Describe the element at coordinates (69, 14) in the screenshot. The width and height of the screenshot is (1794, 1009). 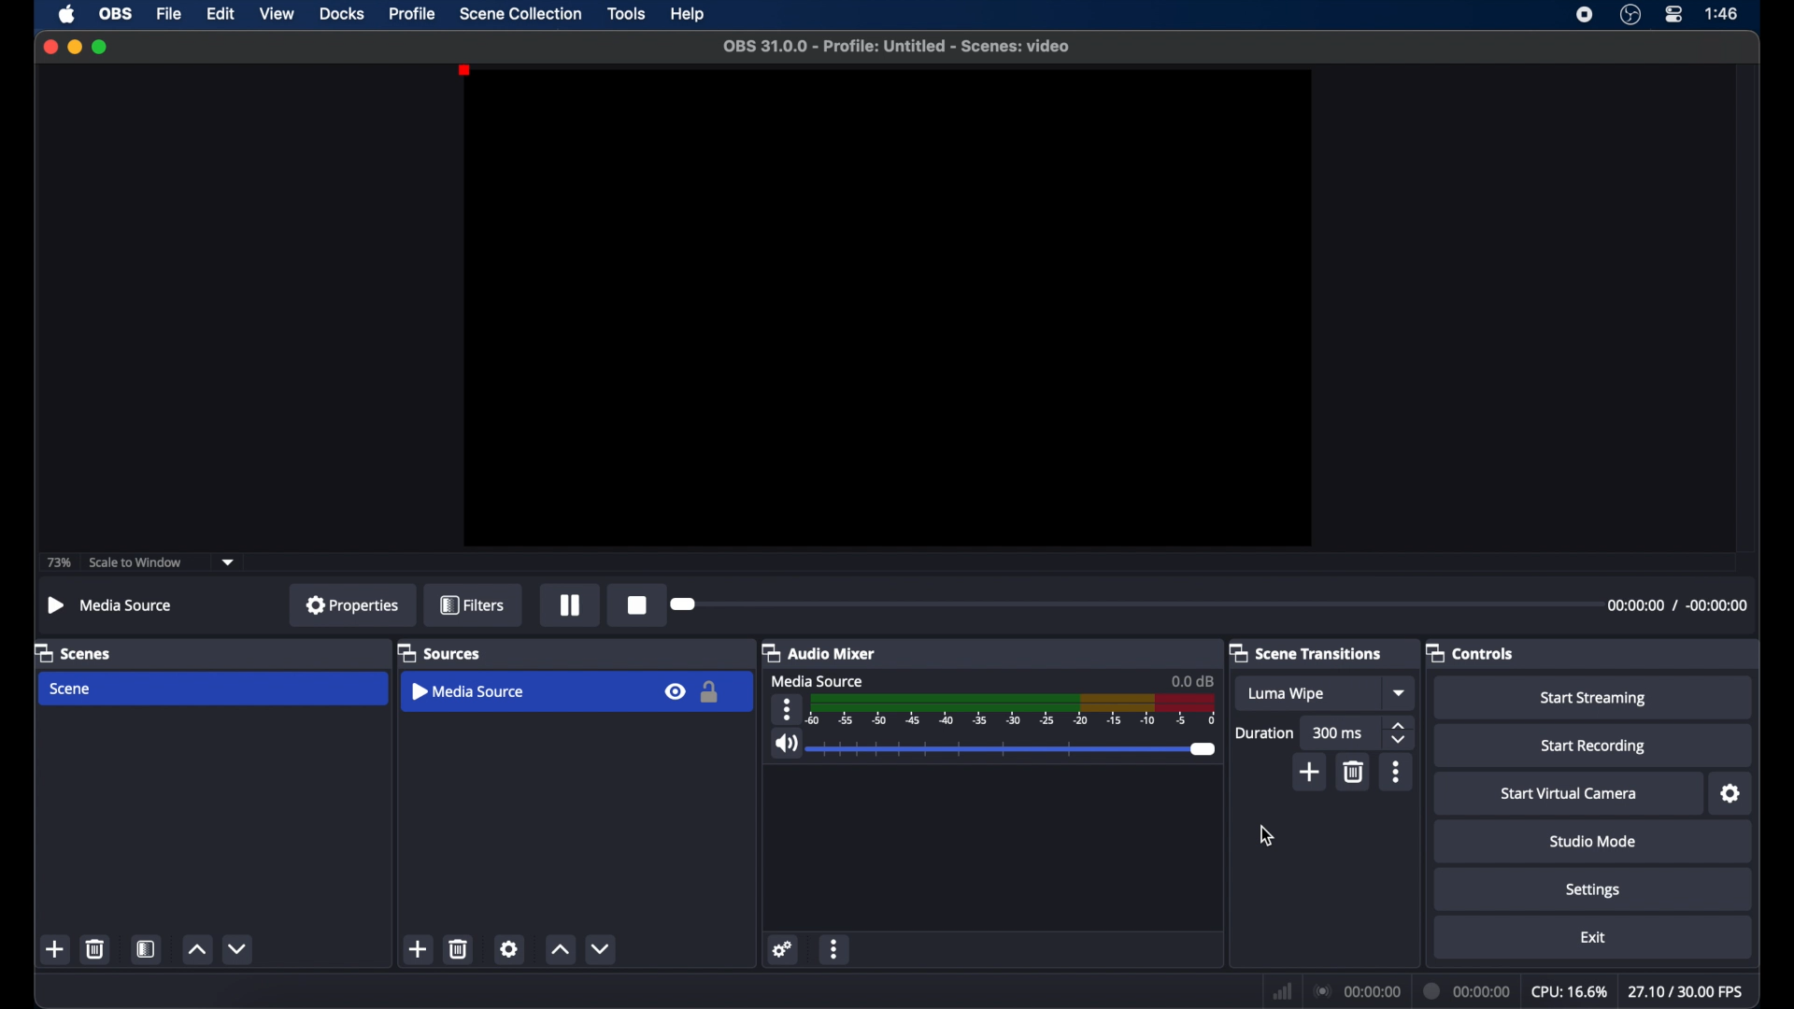
I see `apple icon` at that location.